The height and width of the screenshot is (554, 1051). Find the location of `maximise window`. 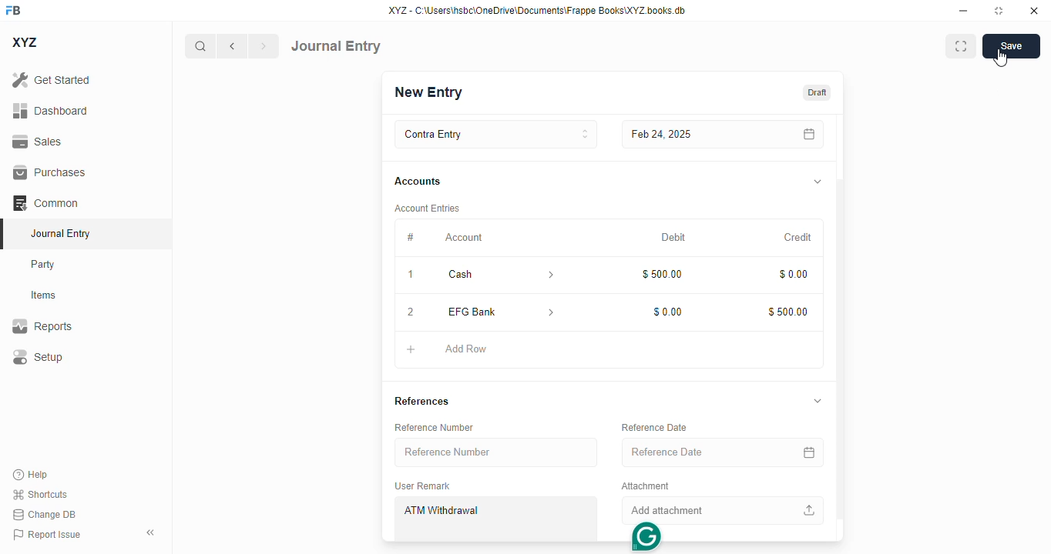

maximise window is located at coordinates (961, 46).